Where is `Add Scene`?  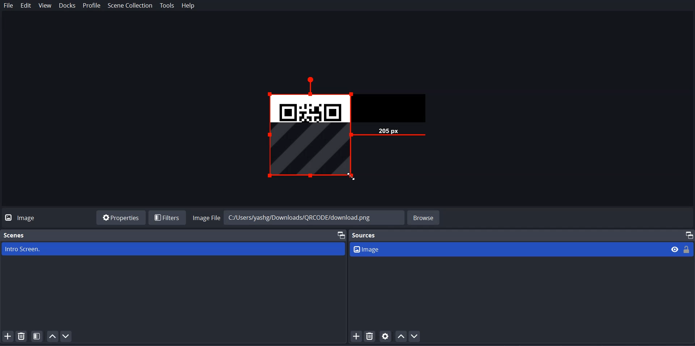
Add Scene is located at coordinates (7, 336).